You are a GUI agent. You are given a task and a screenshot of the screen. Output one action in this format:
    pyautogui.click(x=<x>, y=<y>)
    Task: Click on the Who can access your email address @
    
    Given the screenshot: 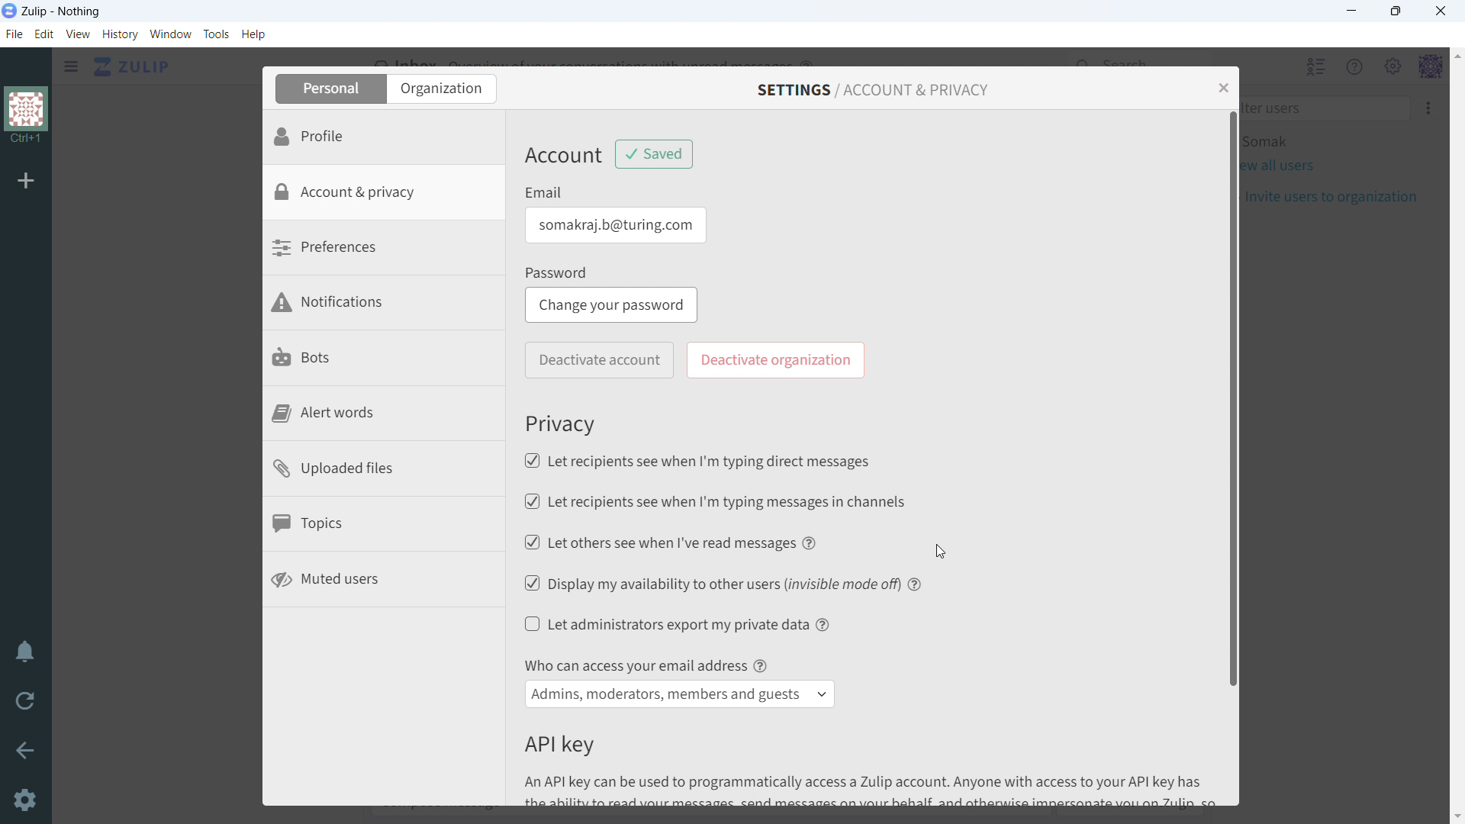 What is the action you would take?
    pyautogui.click(x=653, y=665)
    